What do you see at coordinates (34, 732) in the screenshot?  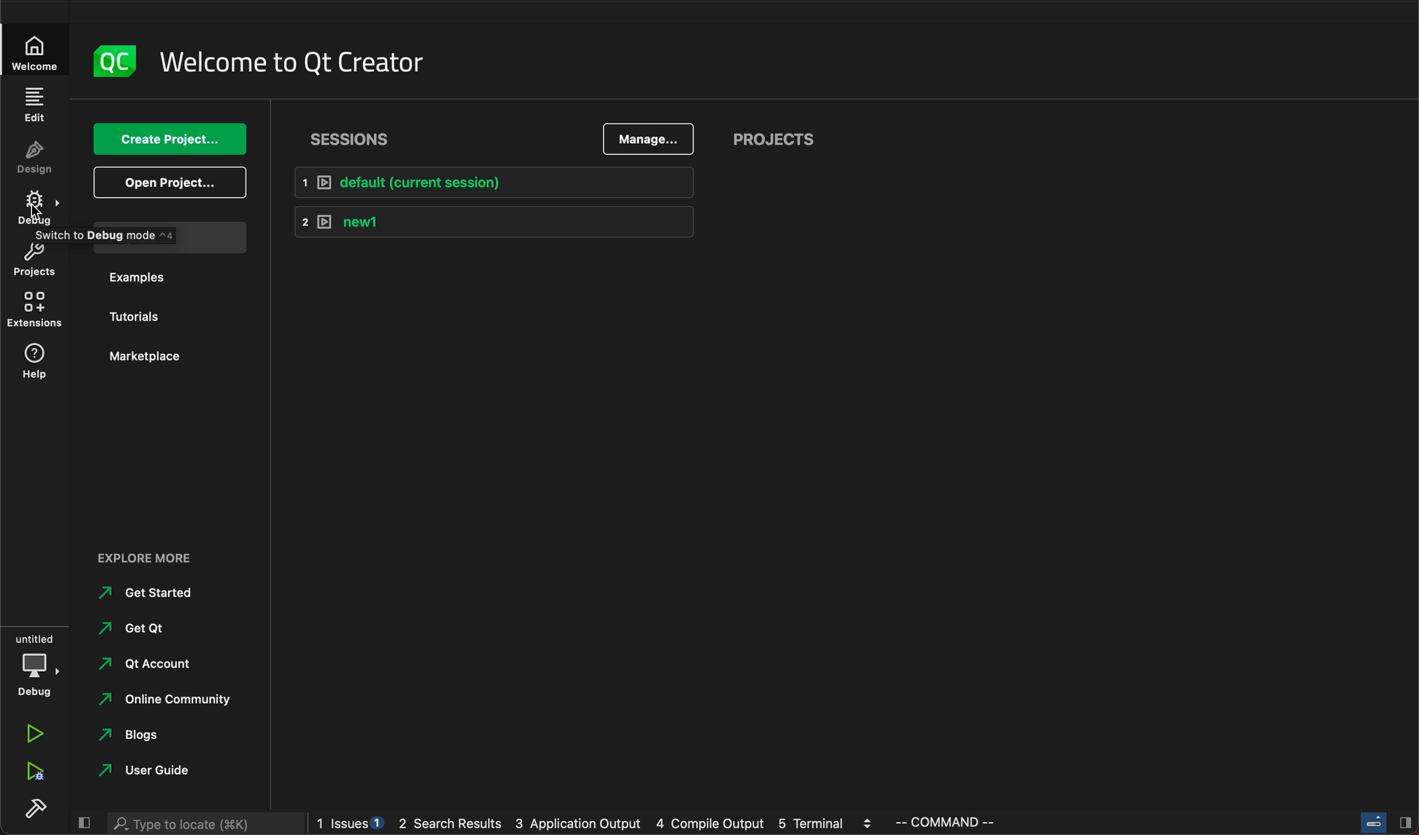 I see `run` at bounding box center [34, 732].